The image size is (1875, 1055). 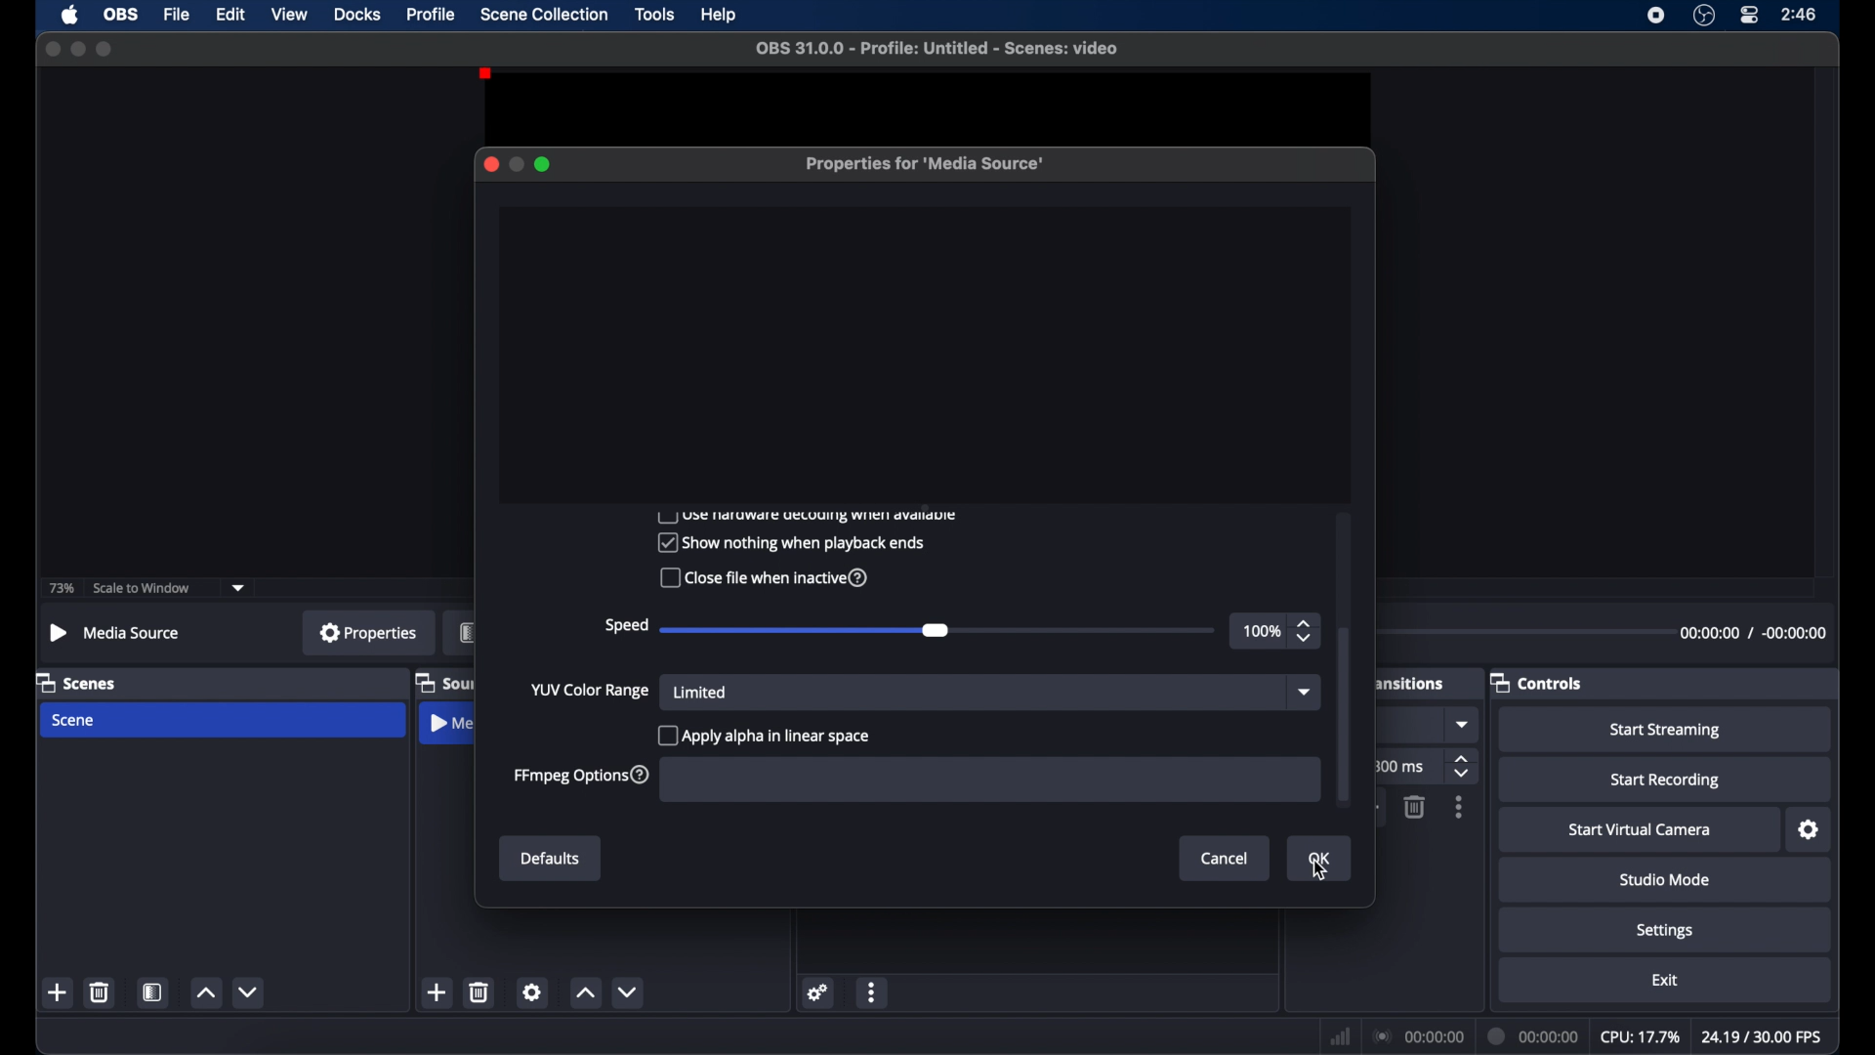 What do you see at coordinates (450, 726) in the screenshot?
I see `media source` at bounding box center [450, 726].